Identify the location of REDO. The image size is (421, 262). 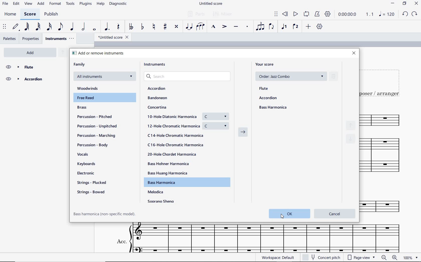
(415, 14).